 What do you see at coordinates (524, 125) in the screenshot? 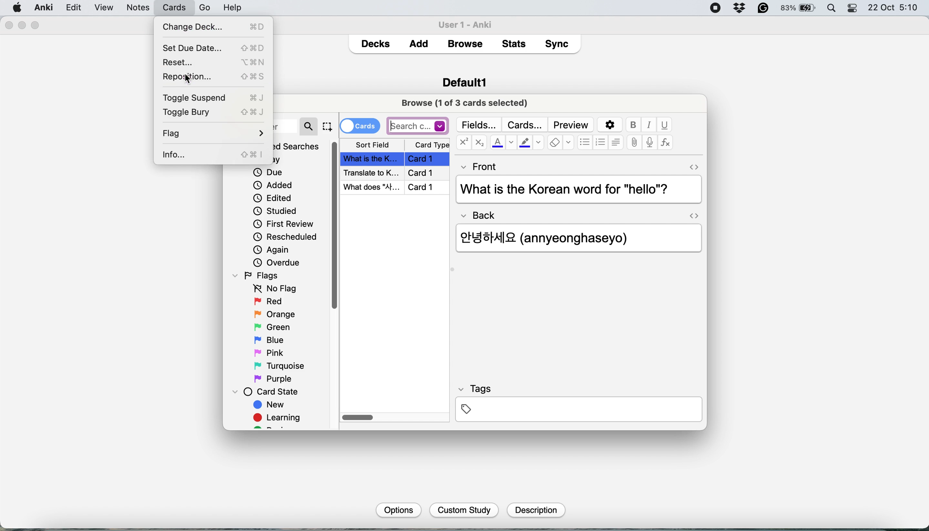
I see `cards` at bounding box center [524, 125].